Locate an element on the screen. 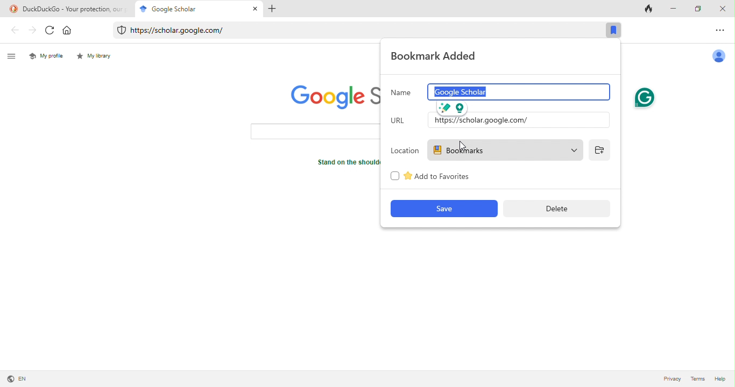 The image size is (735, 387). privacy is located at coordinates (672, 380).